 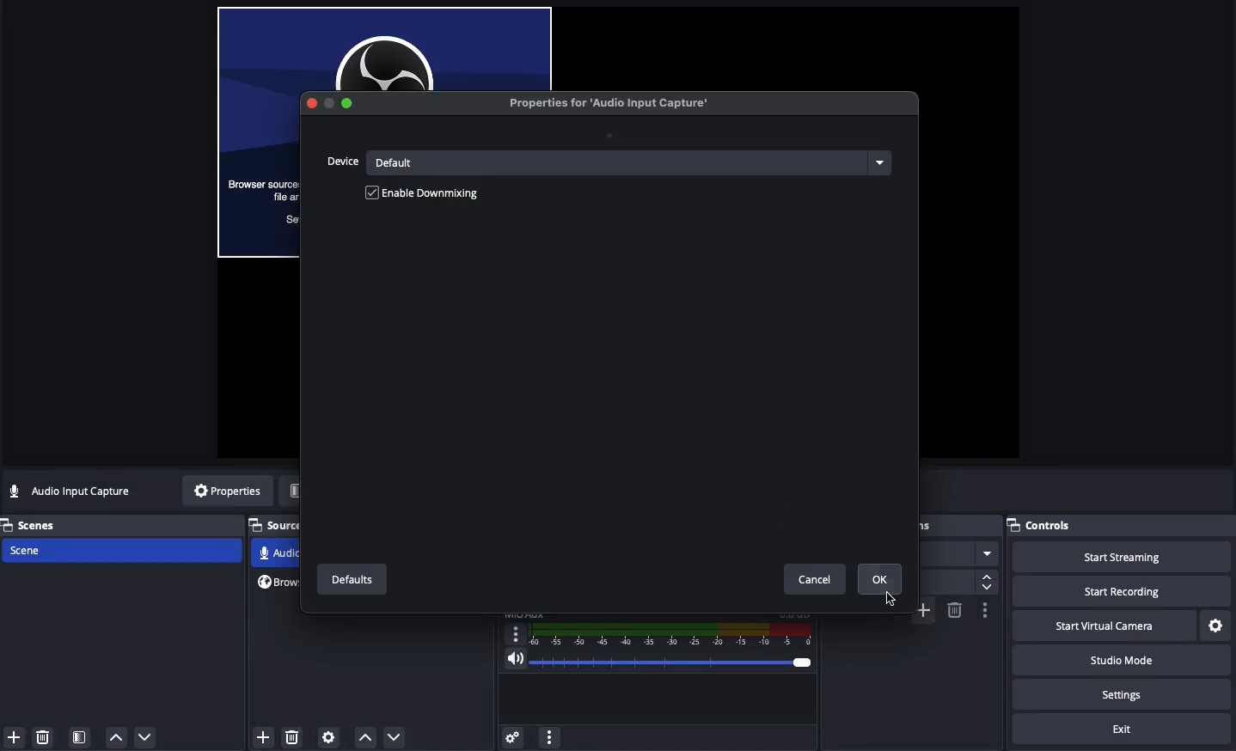 I want to click on Scene, so click(x=125, y=551).